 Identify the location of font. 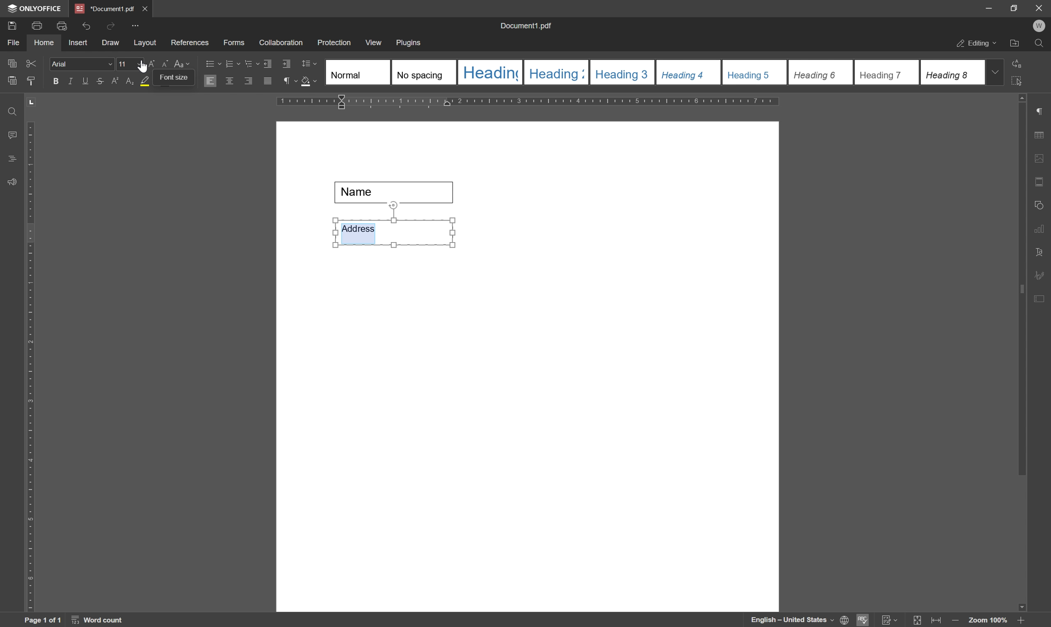
(82, 64).